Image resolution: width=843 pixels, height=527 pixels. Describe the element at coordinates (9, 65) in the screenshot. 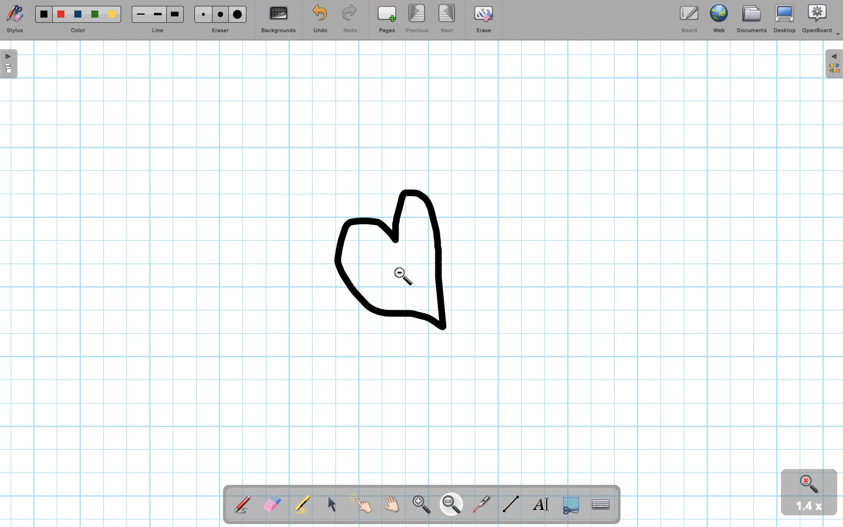

I see `Open board` at that location.